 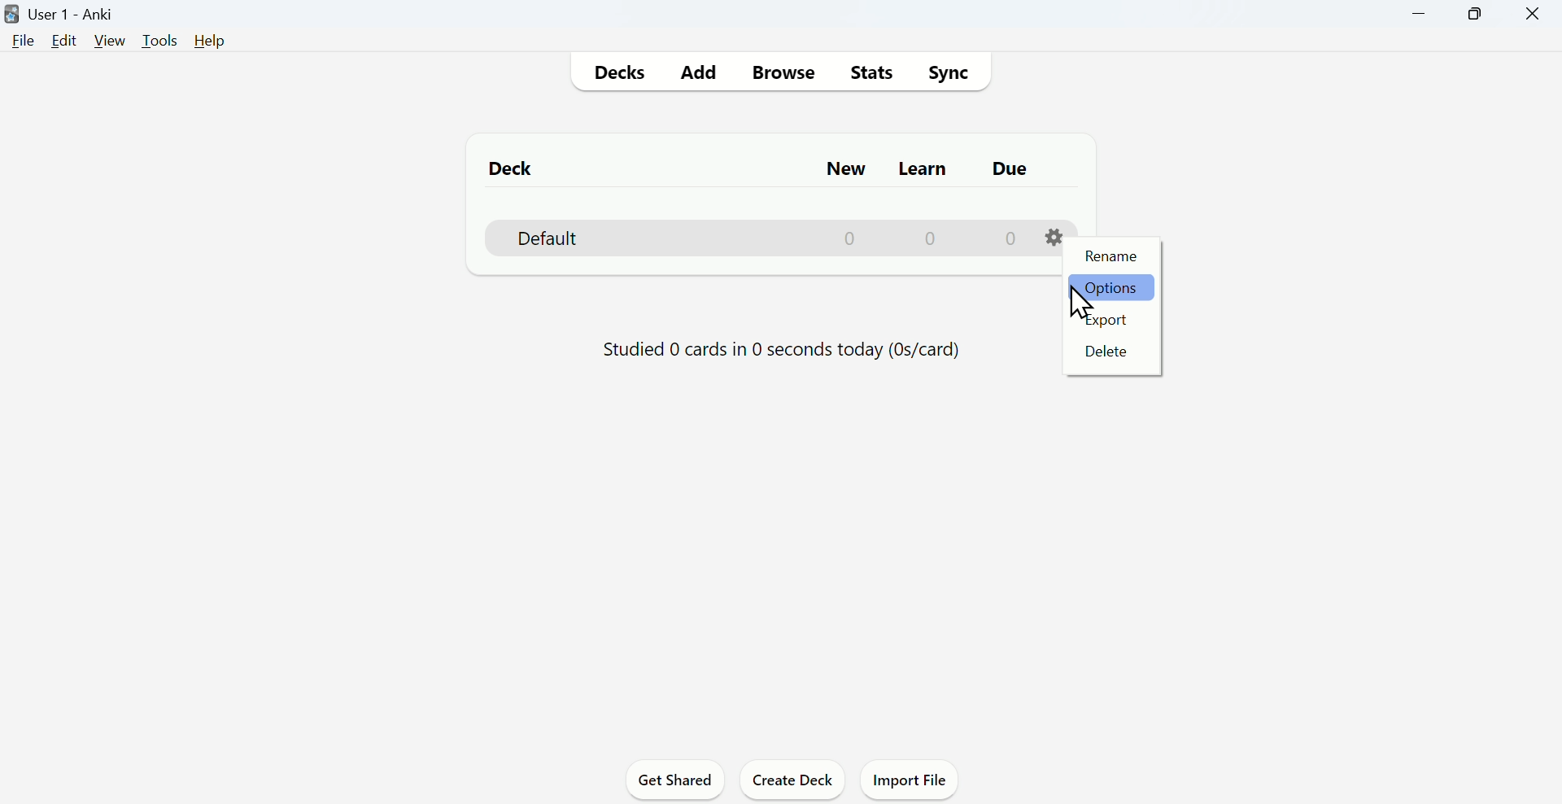 I want to click on Sync, so click(x=945, y=73).